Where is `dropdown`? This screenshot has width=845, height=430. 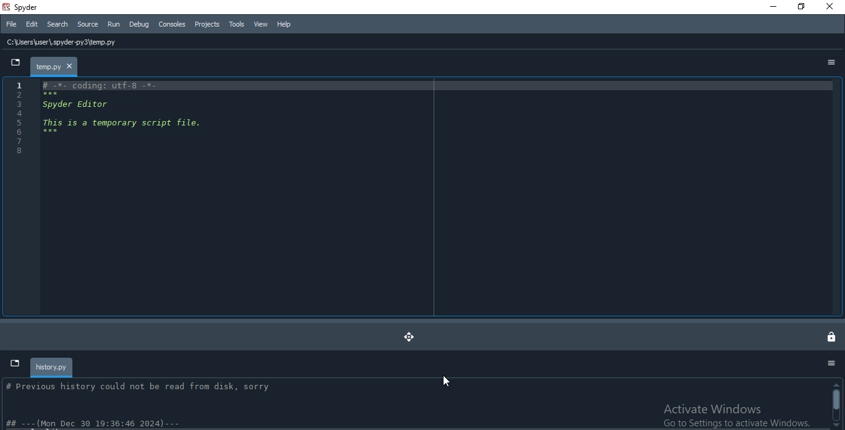 dropdown is located at coordinates (12, 62).